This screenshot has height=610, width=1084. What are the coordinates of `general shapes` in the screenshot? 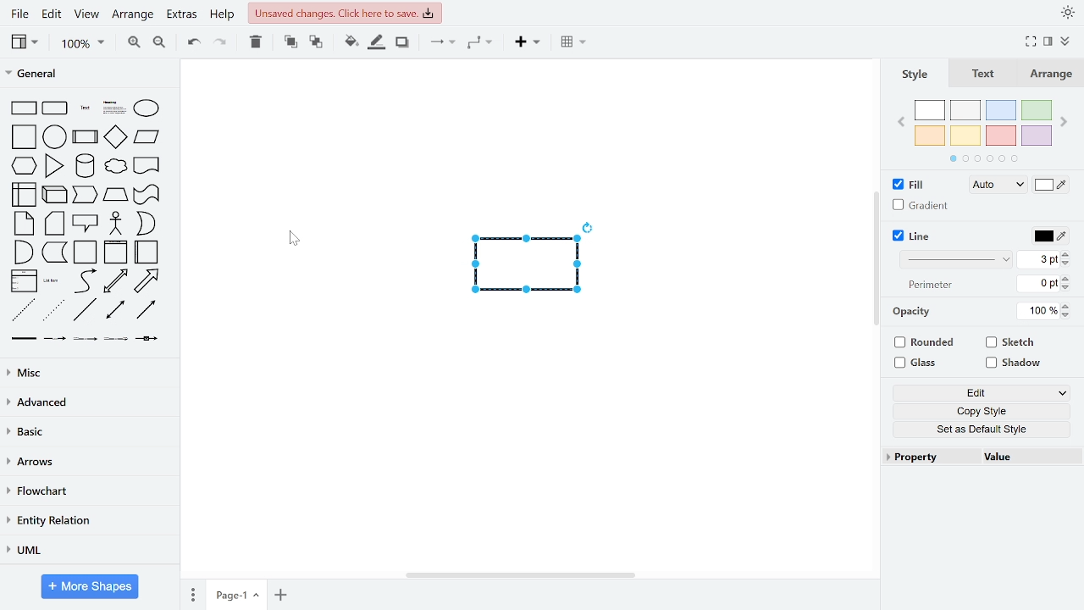 It's located at (114, 280).